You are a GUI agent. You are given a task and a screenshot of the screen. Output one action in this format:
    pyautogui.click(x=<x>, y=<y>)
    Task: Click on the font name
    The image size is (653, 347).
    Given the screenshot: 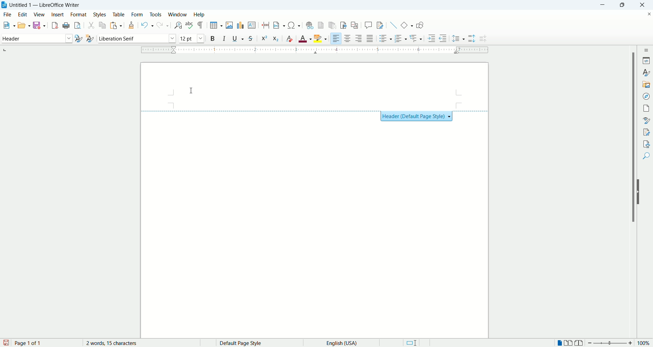 What is the action you would take?
    pyautogui.click(x=137, y=39)
    